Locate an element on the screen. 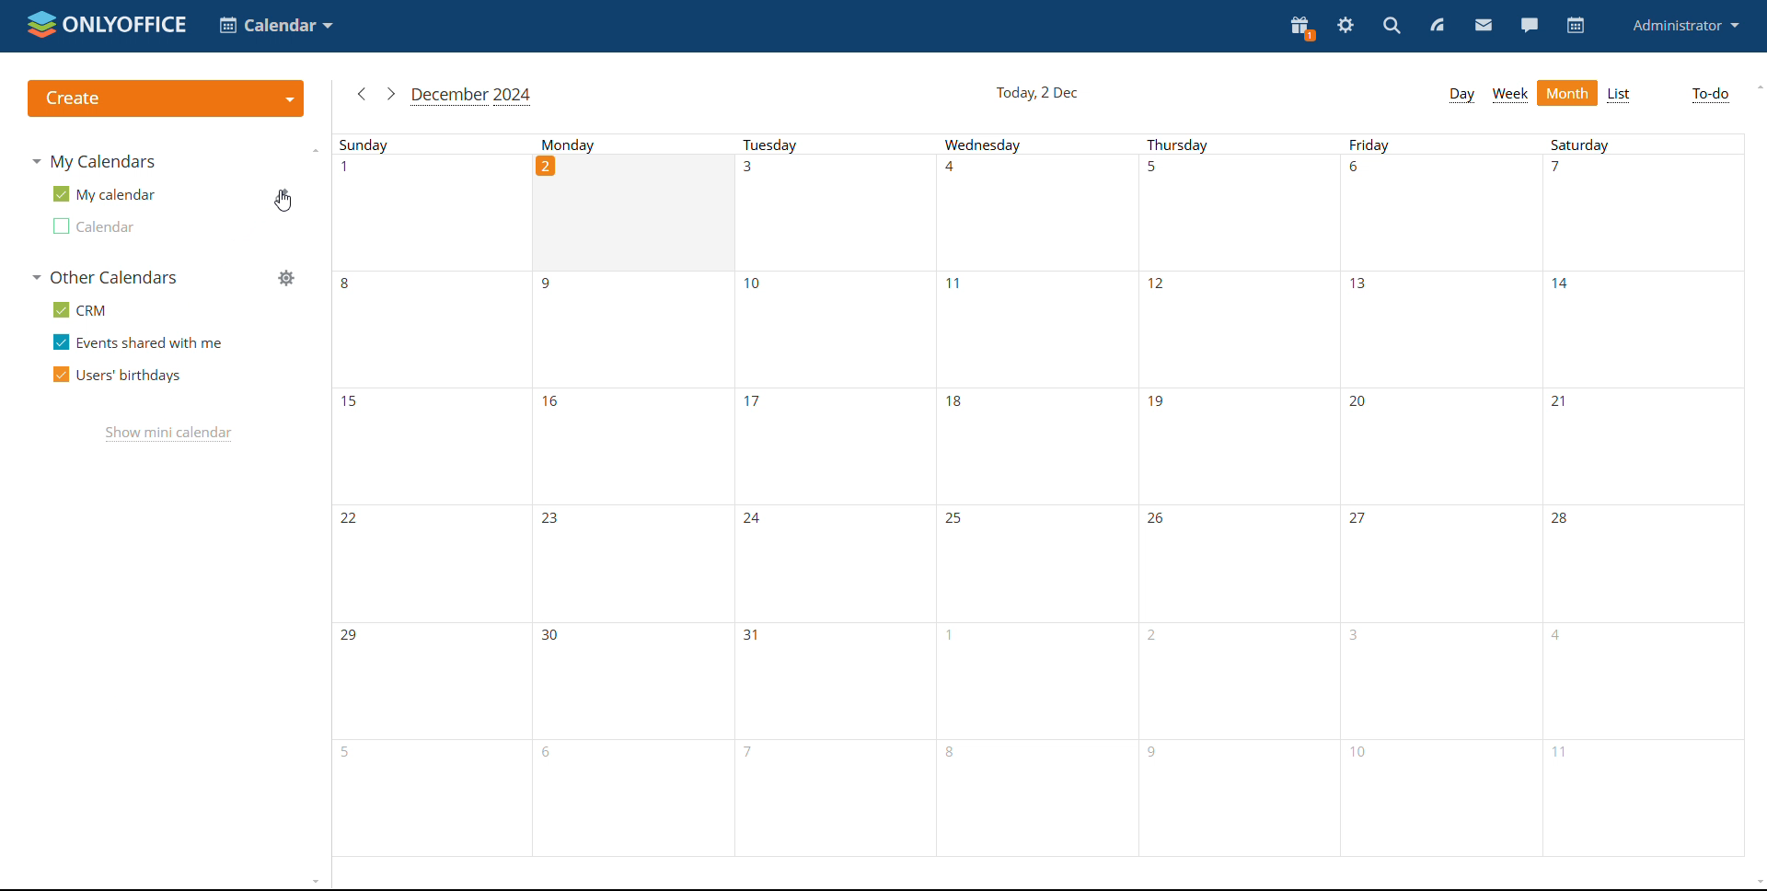 The width and height of the screenshot is (1767, 891). scroll up is located at coordinates (1759, 87).